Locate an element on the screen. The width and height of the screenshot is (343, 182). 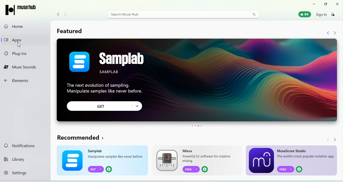
Minimize is located at coordinates (312, 4).